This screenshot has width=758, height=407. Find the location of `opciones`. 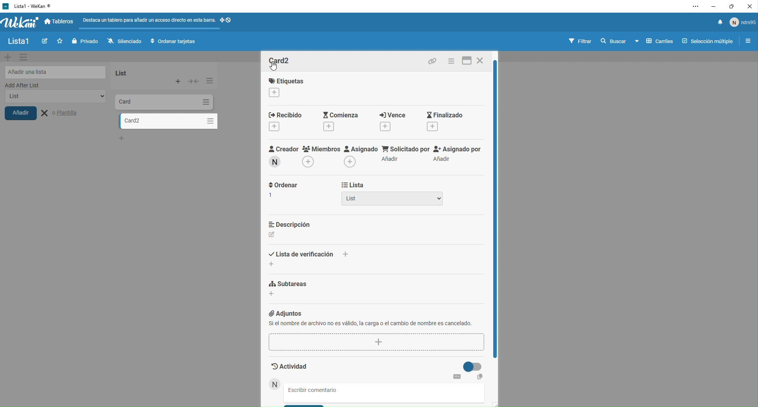

opciones is located at coordinates (746, 42).